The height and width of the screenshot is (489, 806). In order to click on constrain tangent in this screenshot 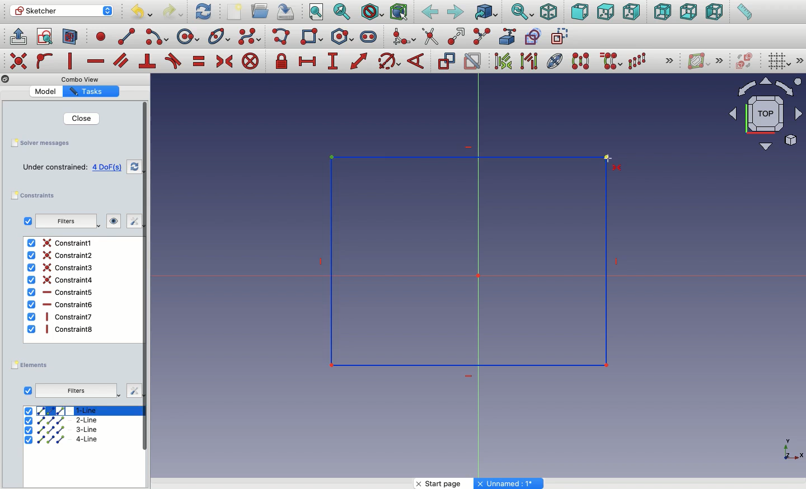, I will do `click(174, 61)`.